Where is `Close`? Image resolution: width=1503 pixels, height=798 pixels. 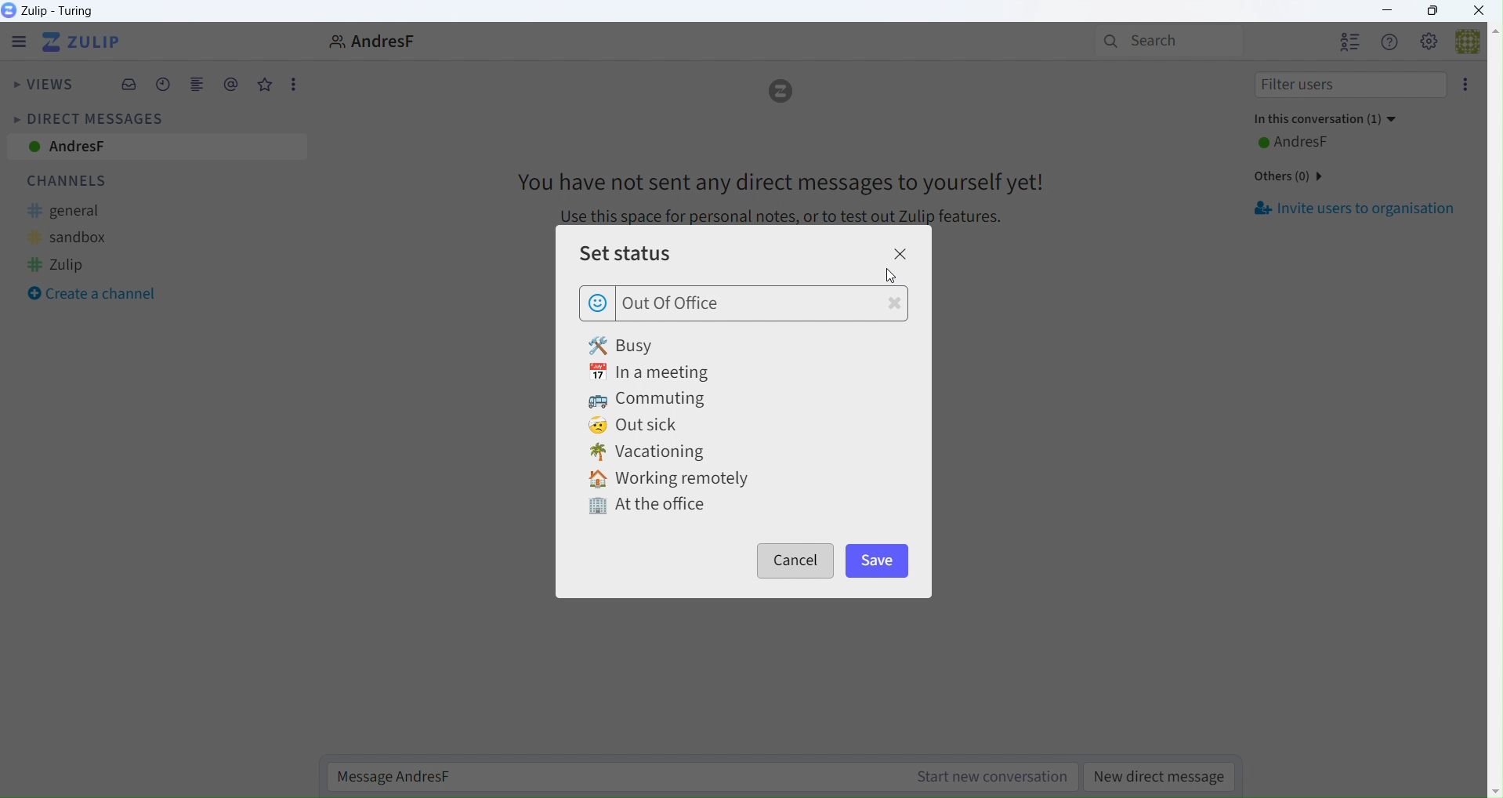 Close is located at coordinates (1484, 11).